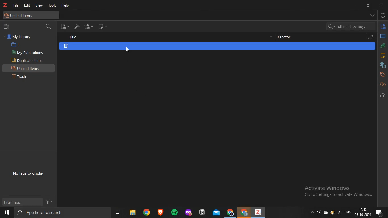  What do you see at coordinates (20, 16) in the screenshot?
I see `unfiled items` at bounding box center [20, 16].